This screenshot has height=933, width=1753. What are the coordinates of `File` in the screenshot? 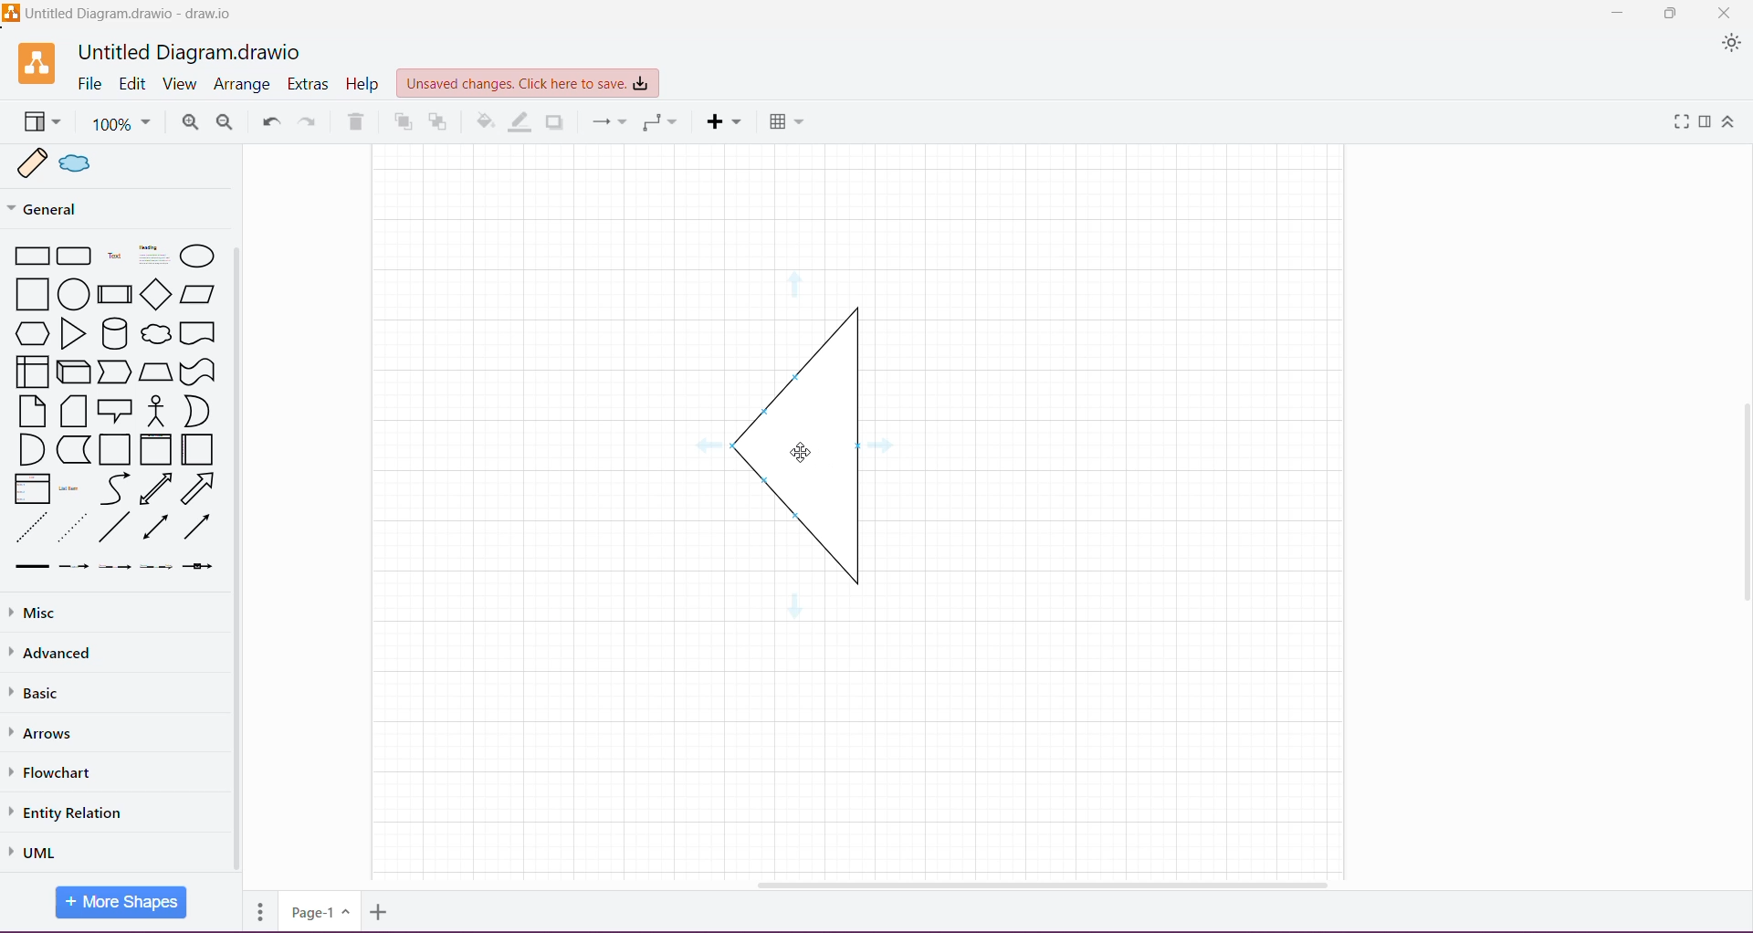 It's located at (89, 83).